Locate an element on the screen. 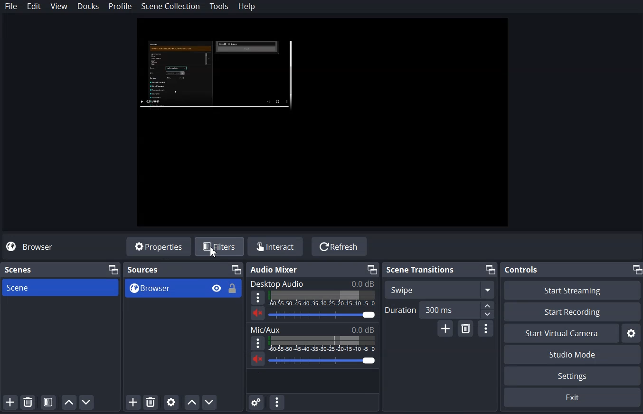  Transition Properties is located at coordinates (485, 329).